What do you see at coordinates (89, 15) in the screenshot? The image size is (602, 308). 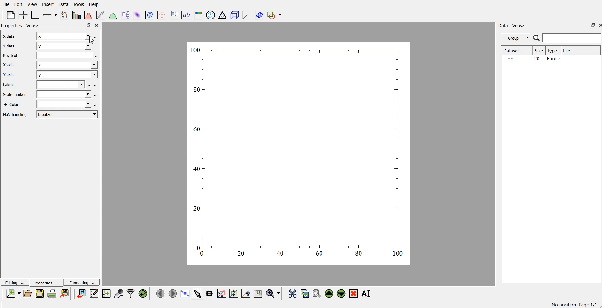 I see `histogram of dataset` at bounding box center [89, 15].